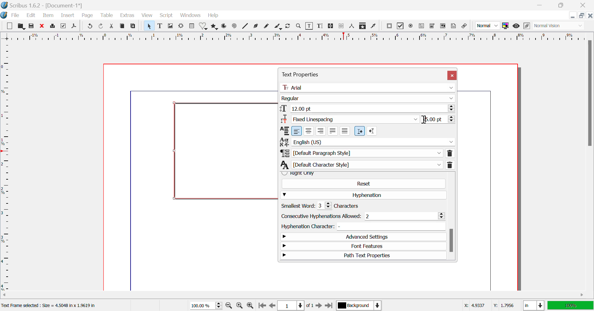 This screenshot has height=311, width=594. I want to click on Minimize, so click(561, 5).